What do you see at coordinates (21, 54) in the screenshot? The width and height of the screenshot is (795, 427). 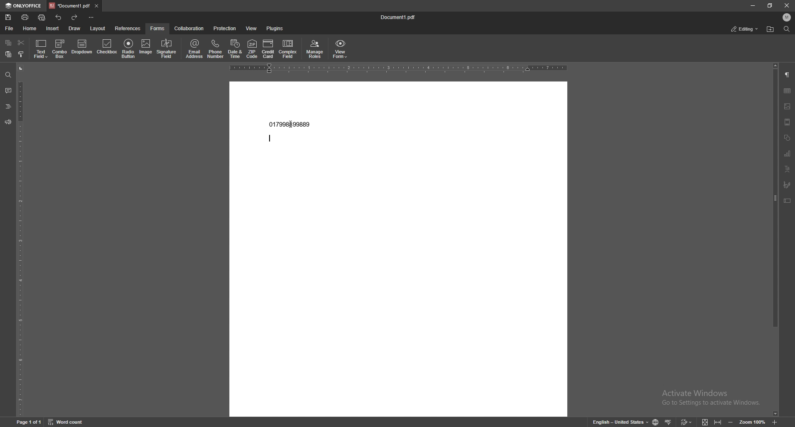 I see `copy style` at bounding box center [21, 54].